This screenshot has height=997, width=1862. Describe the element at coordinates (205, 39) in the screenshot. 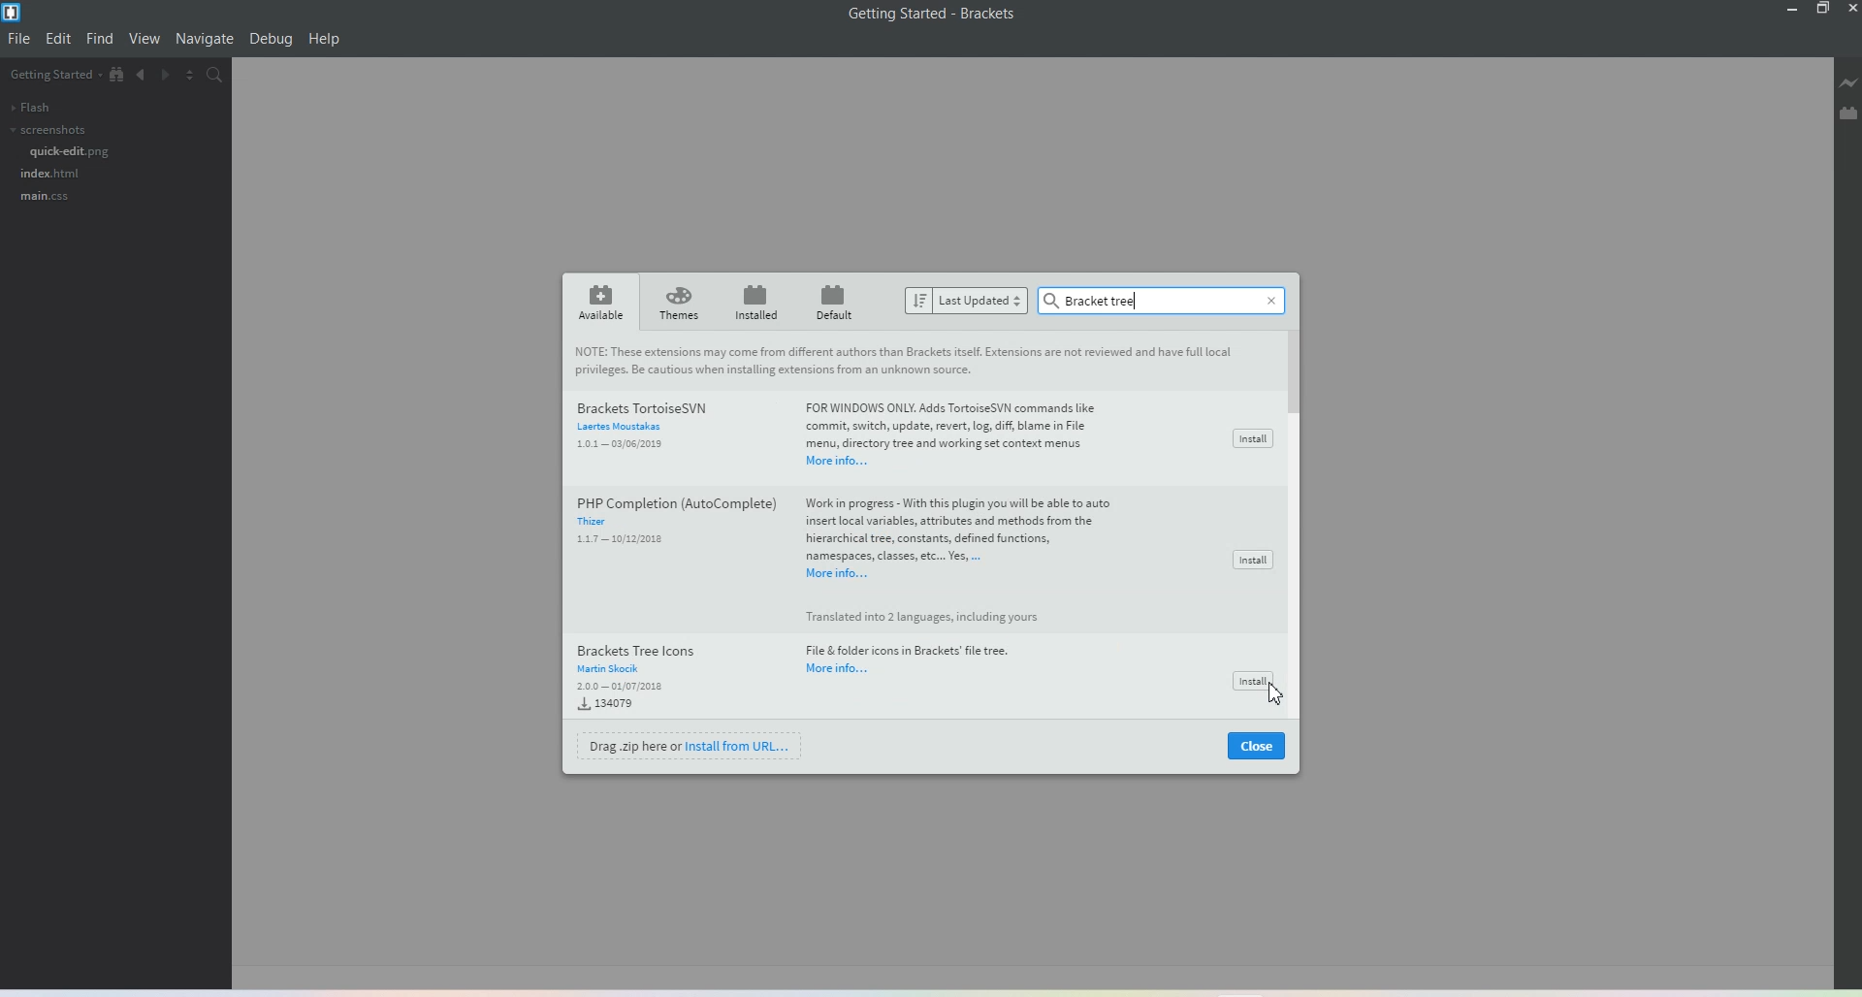

I see `Navigate` at that location.